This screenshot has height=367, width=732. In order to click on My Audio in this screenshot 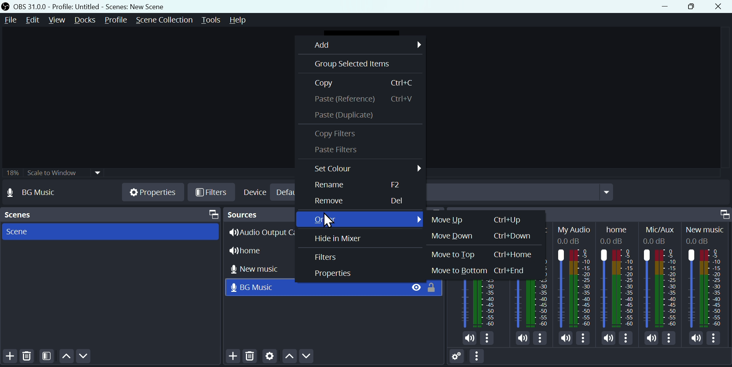, I will do `click(576, 275)`.